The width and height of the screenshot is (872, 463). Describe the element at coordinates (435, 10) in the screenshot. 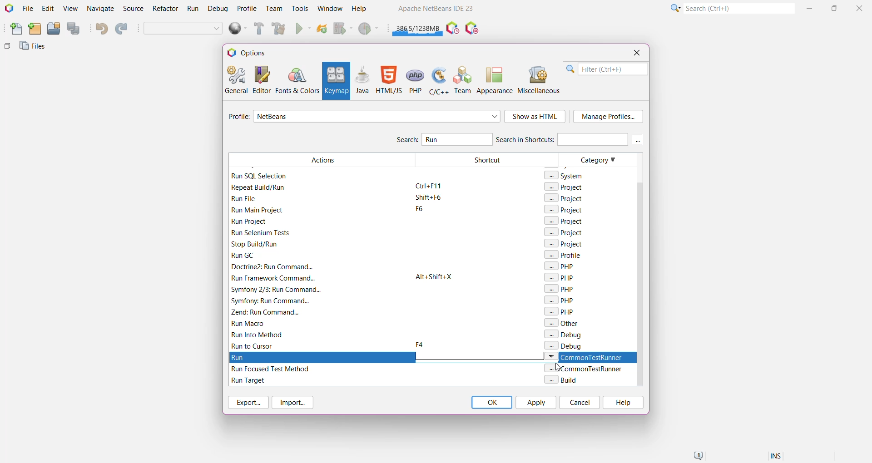

I see `Application name and Version` at that location.